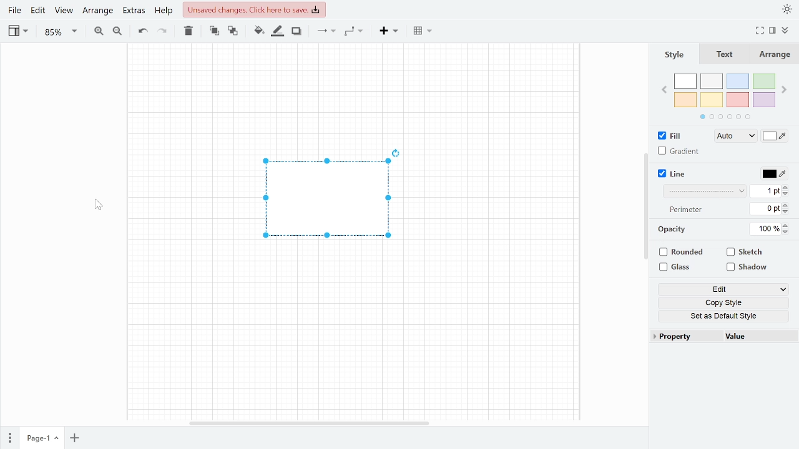 This screenshot has width=799, height=449. What do you see at coordinates (325, 208) in the screenshot?
I see `Current shape selected` at bounding box center [325, 208].